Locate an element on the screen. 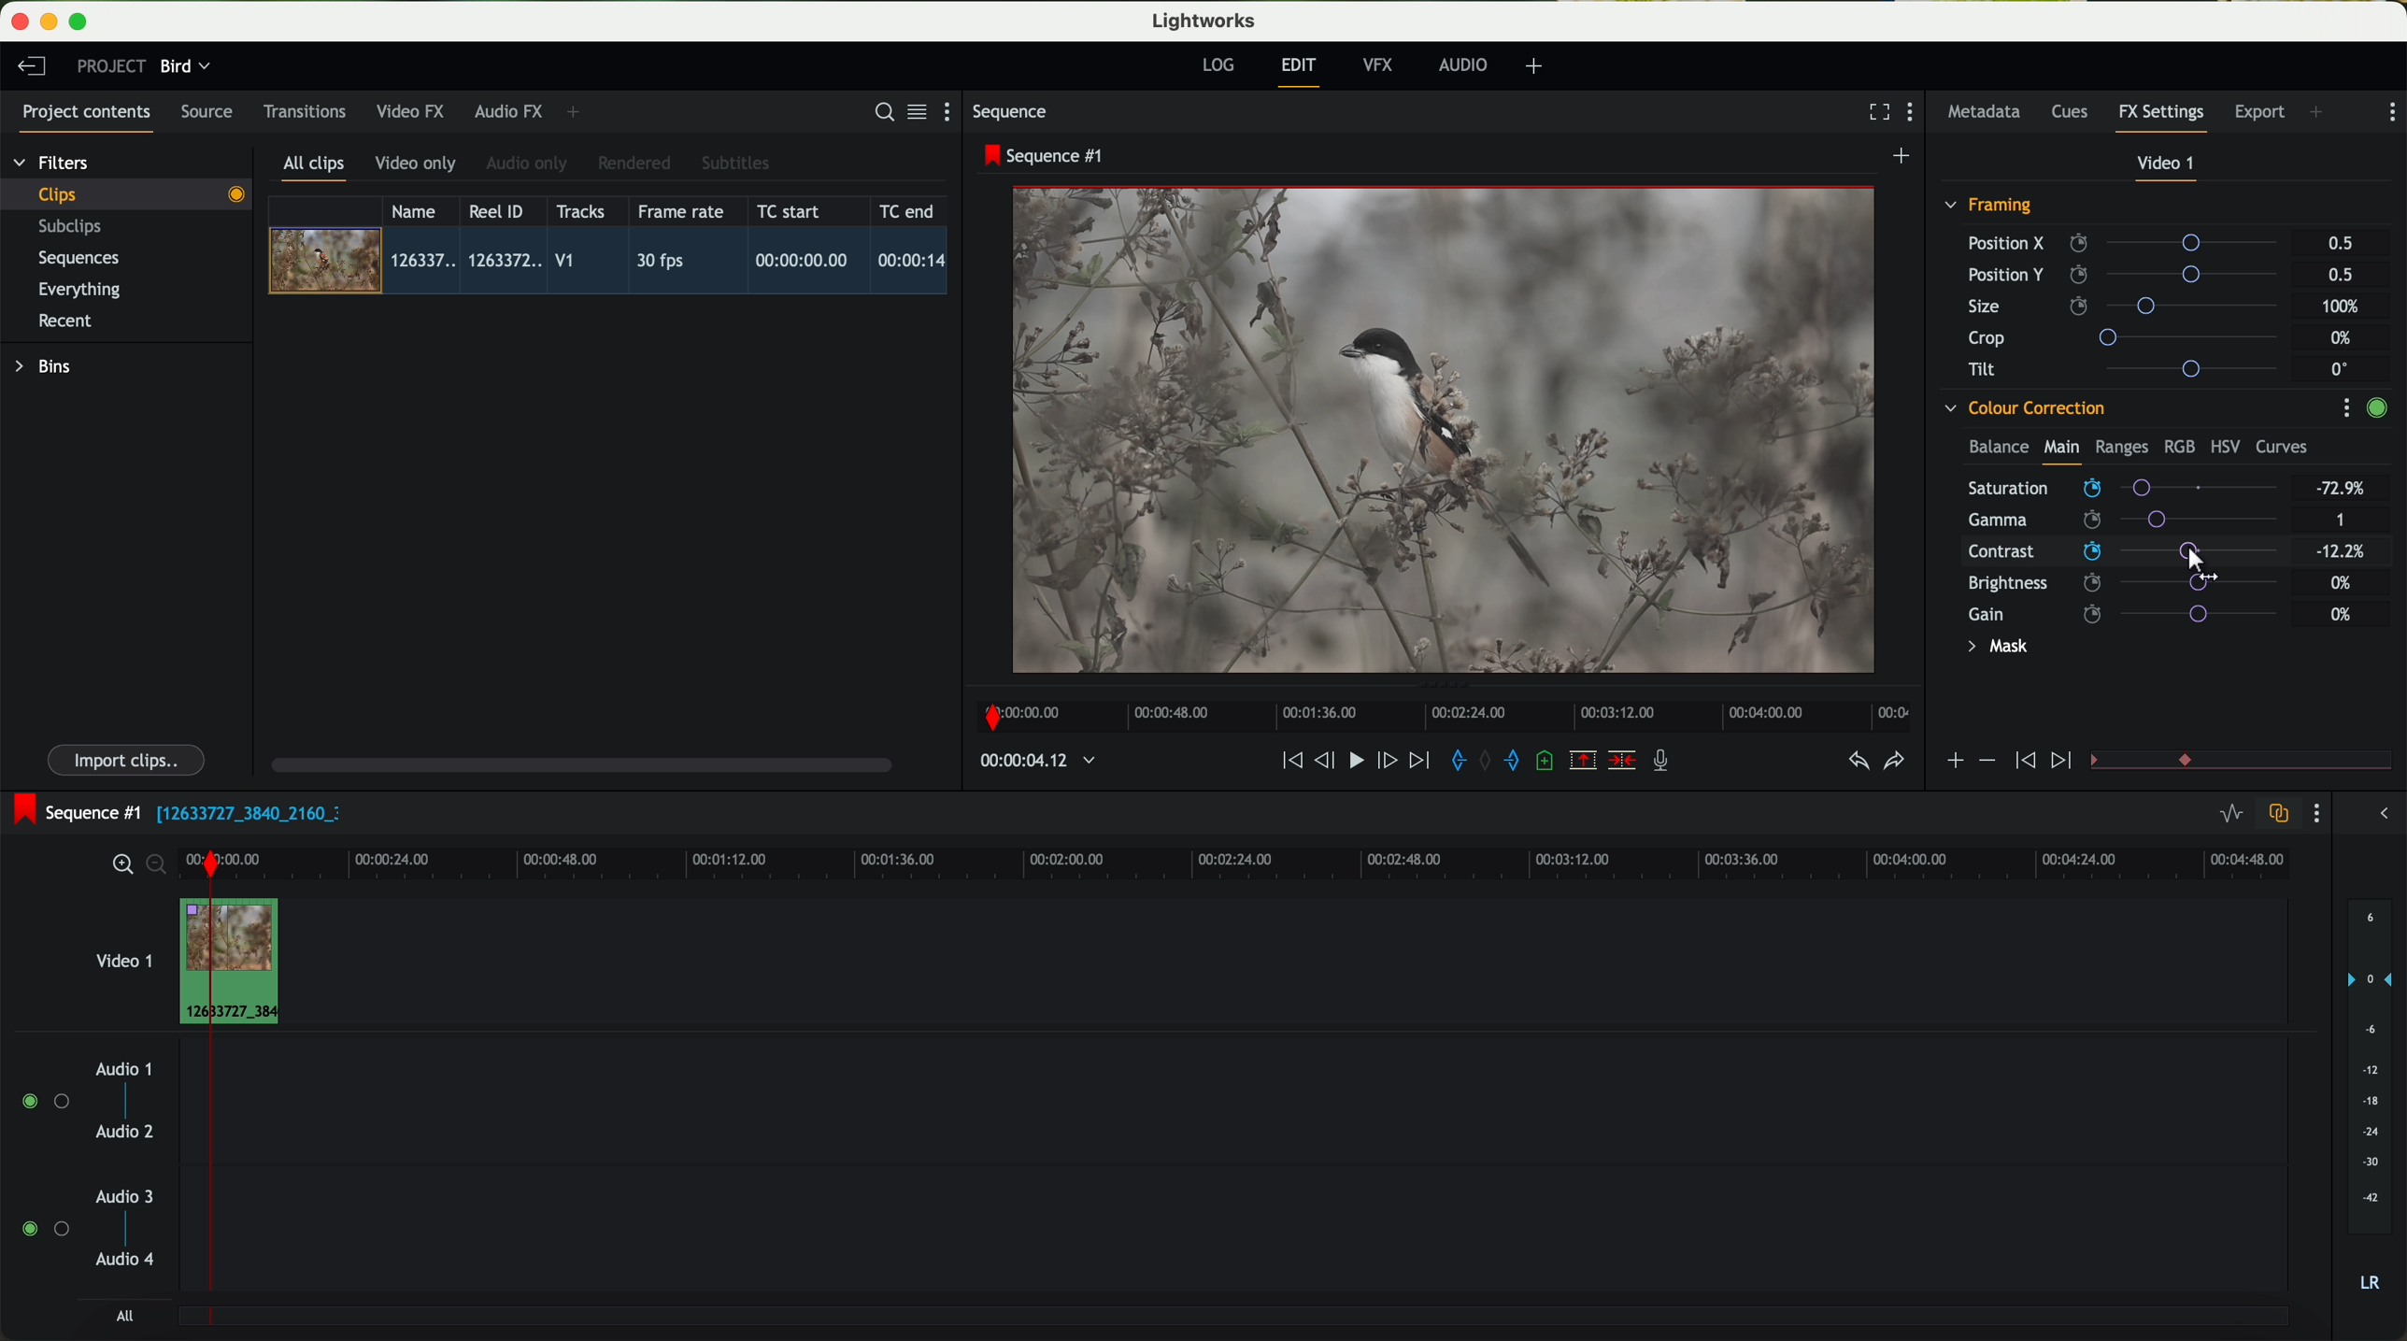 Image resolution: width=2407 pixels, height=1341 pixels. VFX is located at coordinates (1382, 65).